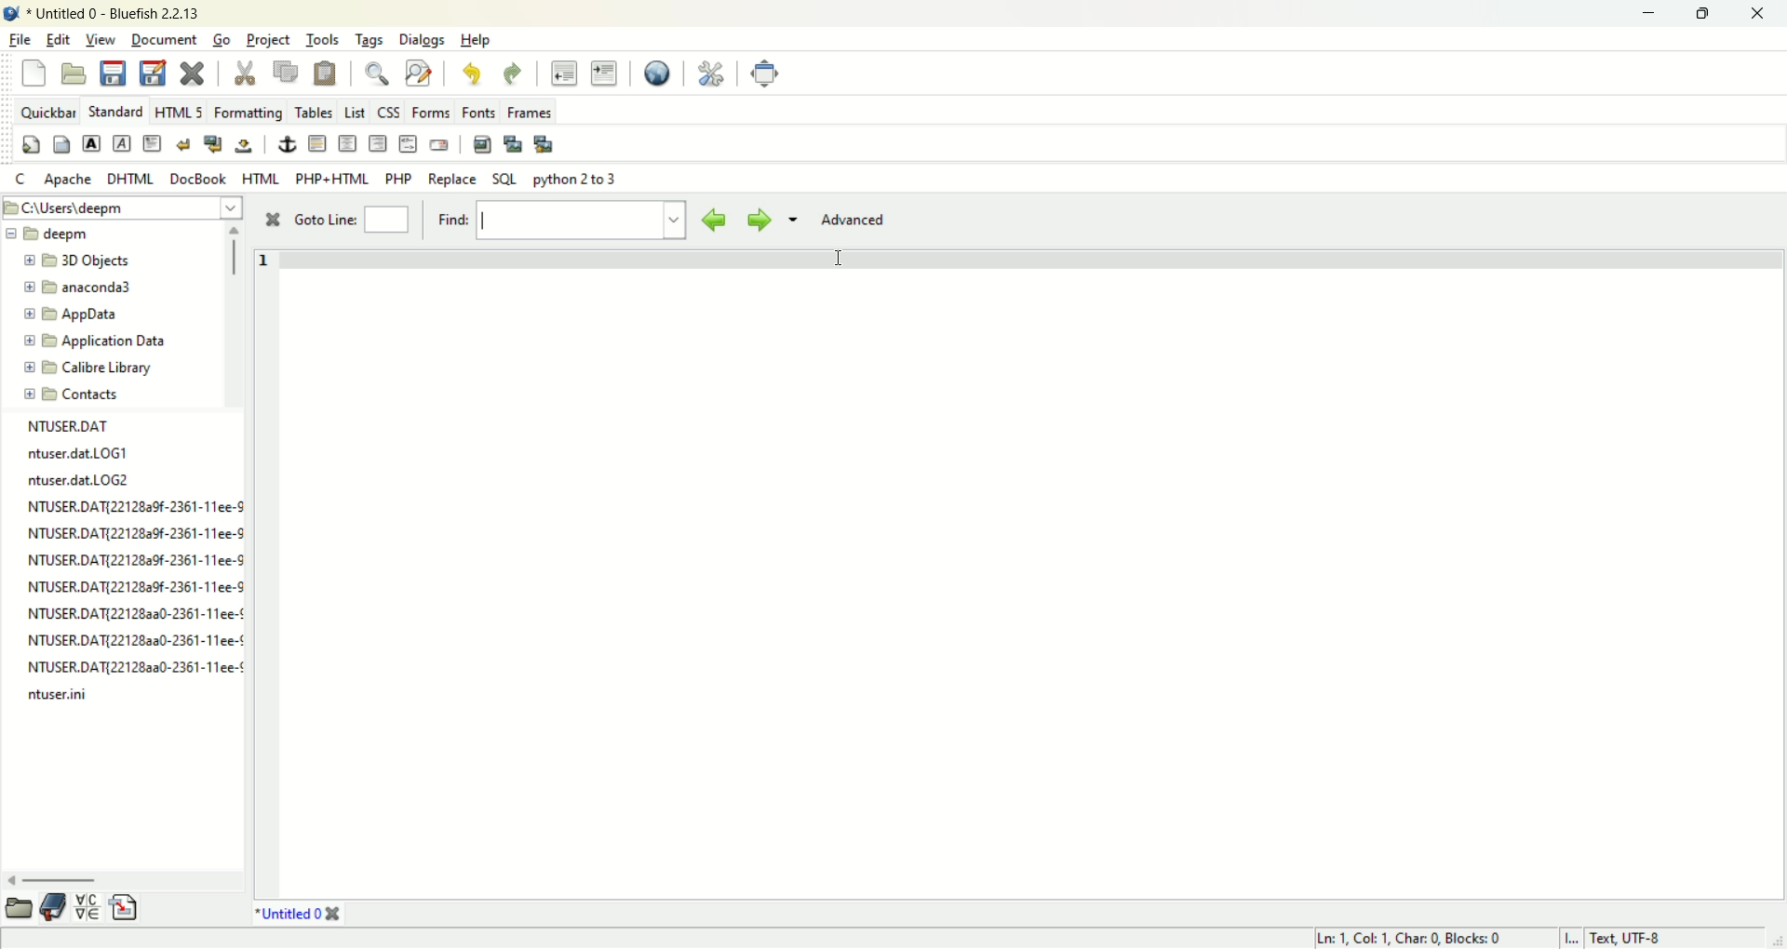 Image resolution: width=1787 pixels, height=949 pixels. What do you see at coordinates (72, 315) in the screenshot?
I see `appdata` at bounding box center [72, 315].